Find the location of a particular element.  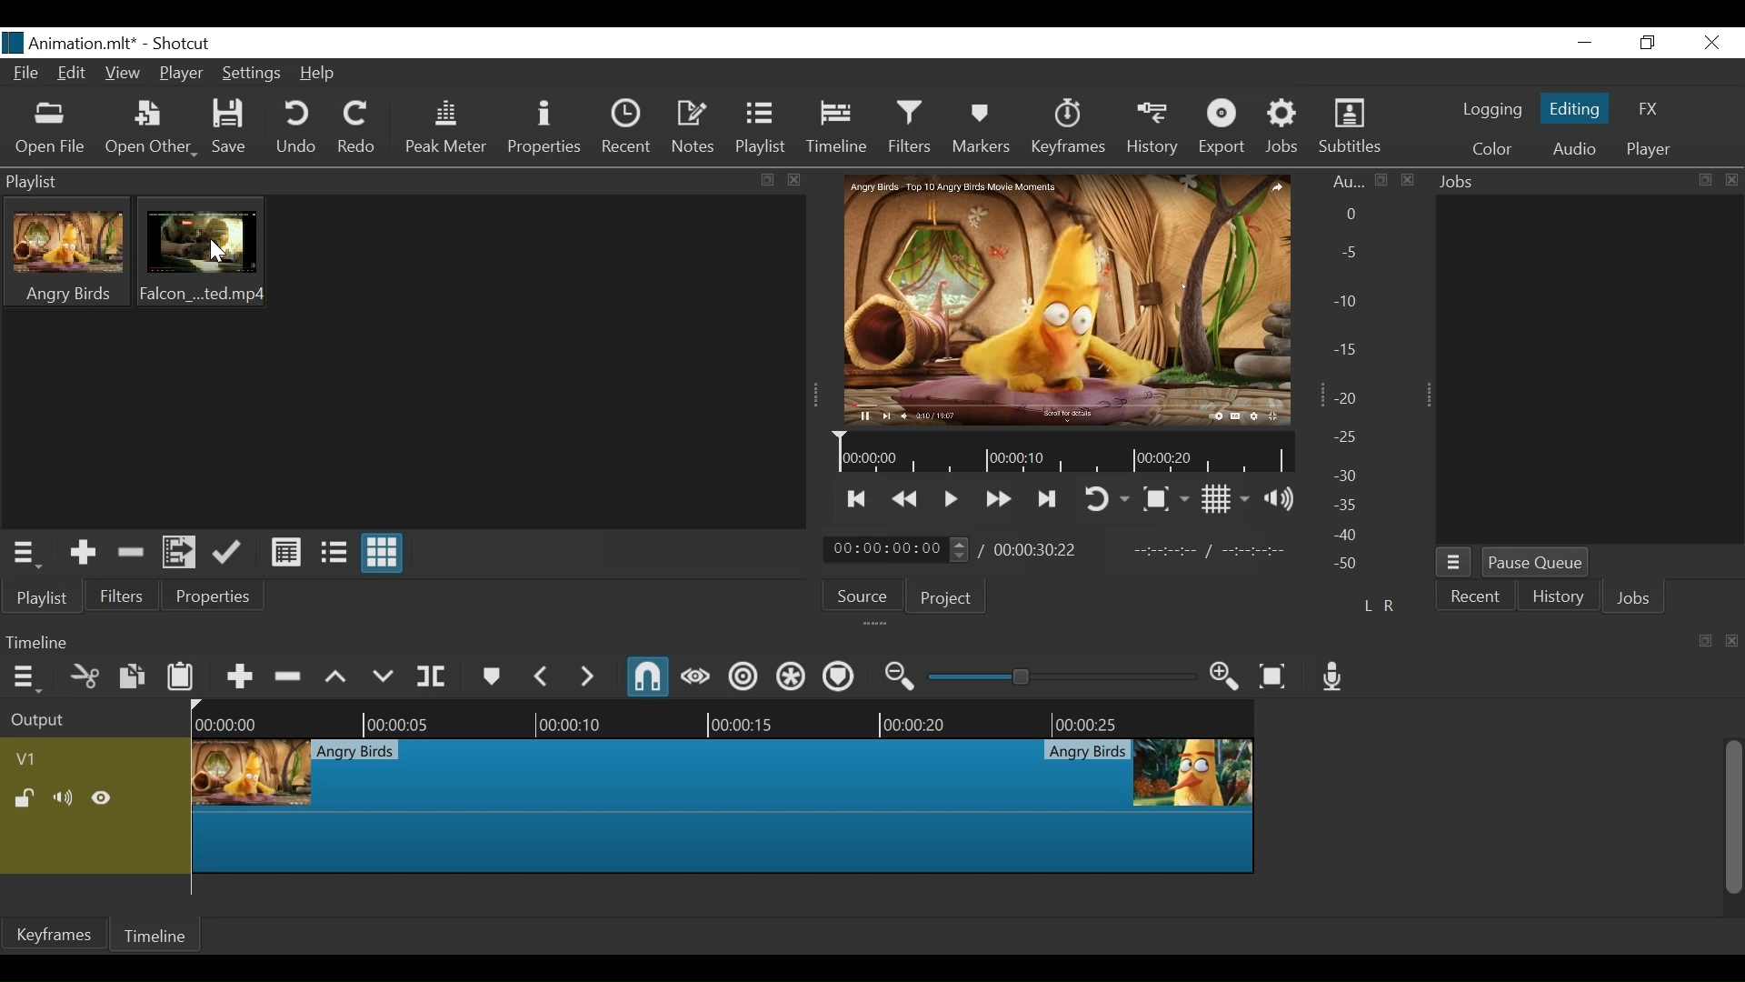

Project is located at coordinates (946, 599).